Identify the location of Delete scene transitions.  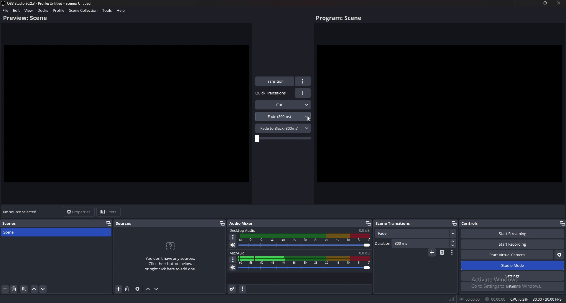
(442, 253).